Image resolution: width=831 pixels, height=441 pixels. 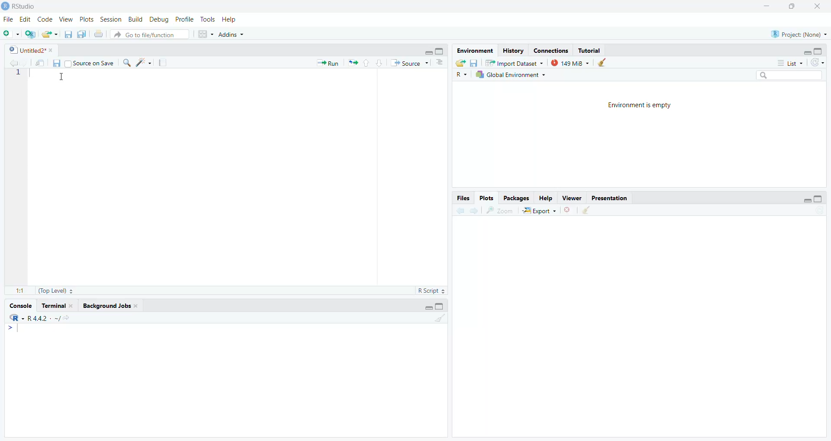 I want to click on Find/Replace, so click(x=127, y=62).